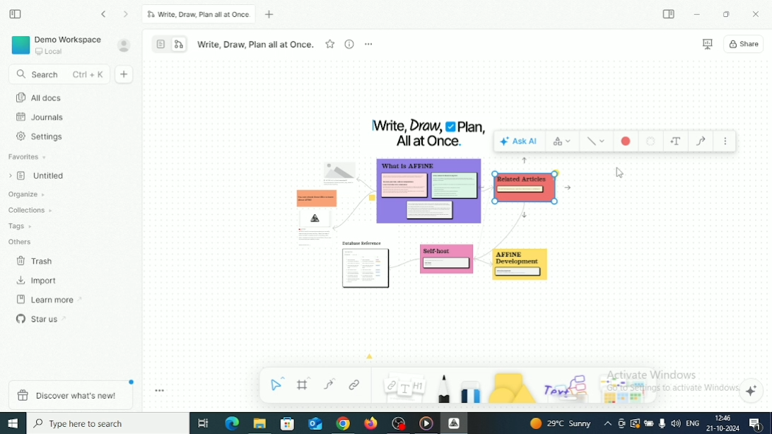 The width and height of the screenshot is (772, 434). What do you see at coordinates (57, 45) in the screenshot?
I see `Demo Workspace` at bounding box center [57, 45].